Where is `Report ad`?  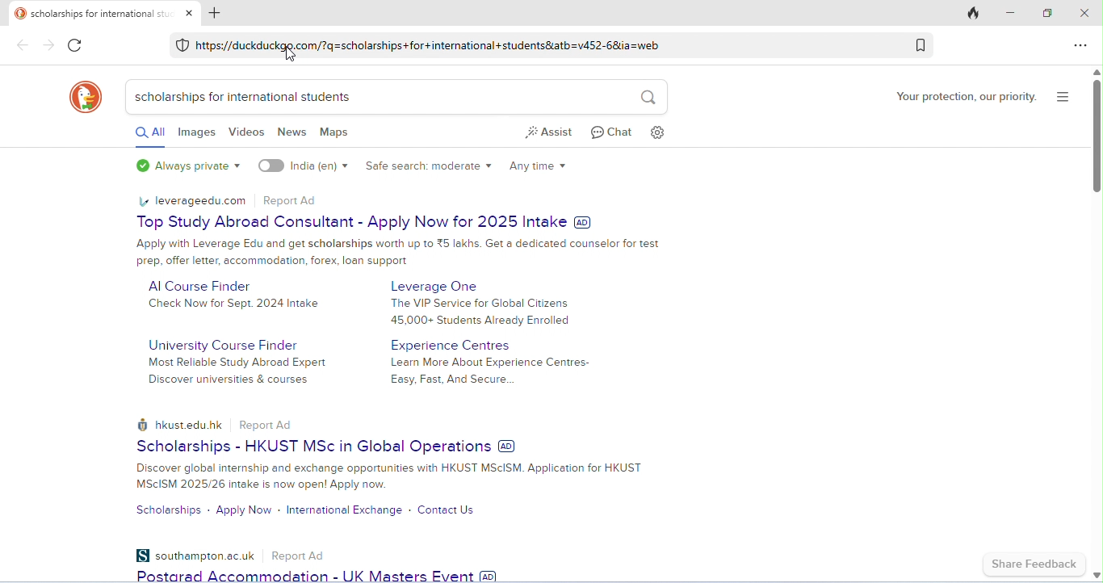
Report ad is located at coordinates (300, 555).